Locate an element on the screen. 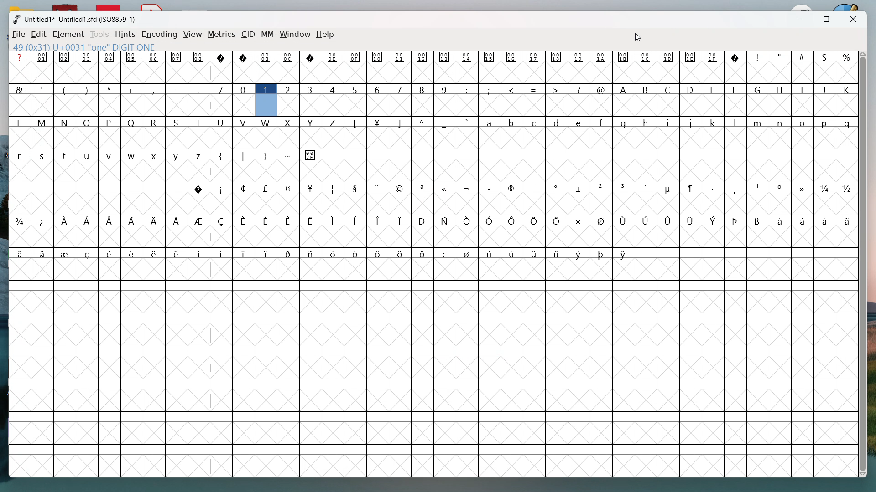 The height and width of the screenshot is (492, 876). P is located at coordinates (109, 122).